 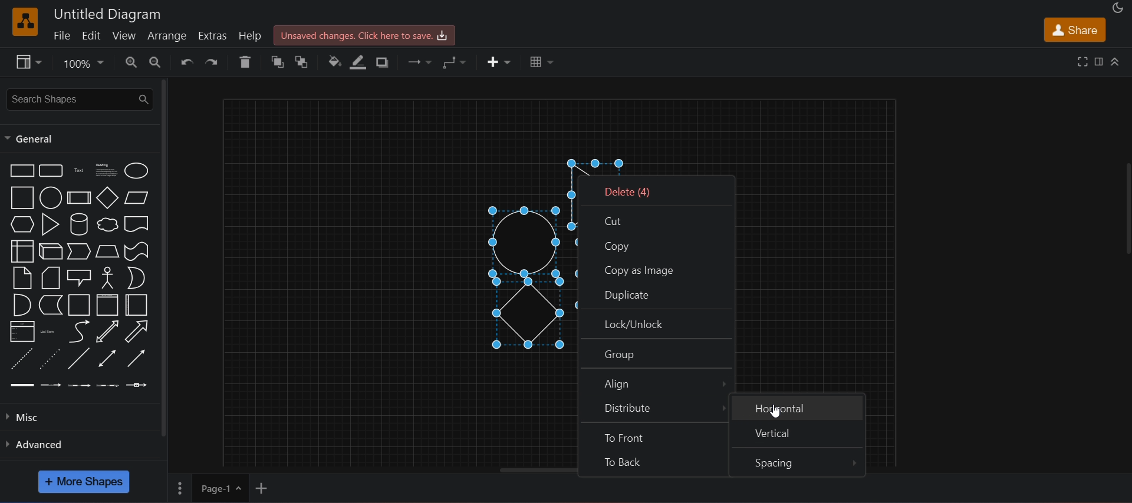 I want to click on to back, so click(x=652, y=463).